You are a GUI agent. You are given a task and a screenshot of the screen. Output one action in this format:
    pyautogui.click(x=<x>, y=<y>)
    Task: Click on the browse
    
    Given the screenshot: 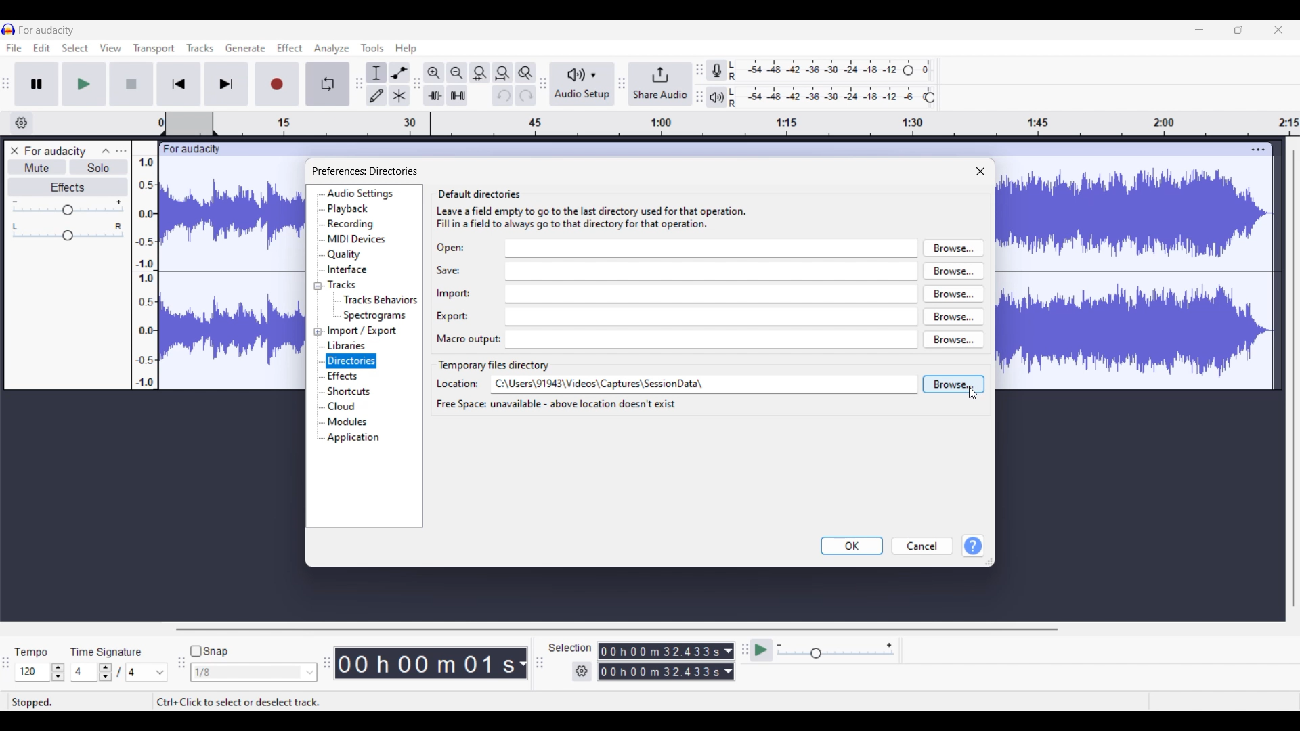 What is the action you would take?
    pyautogui.click(x=954, y=339)
    